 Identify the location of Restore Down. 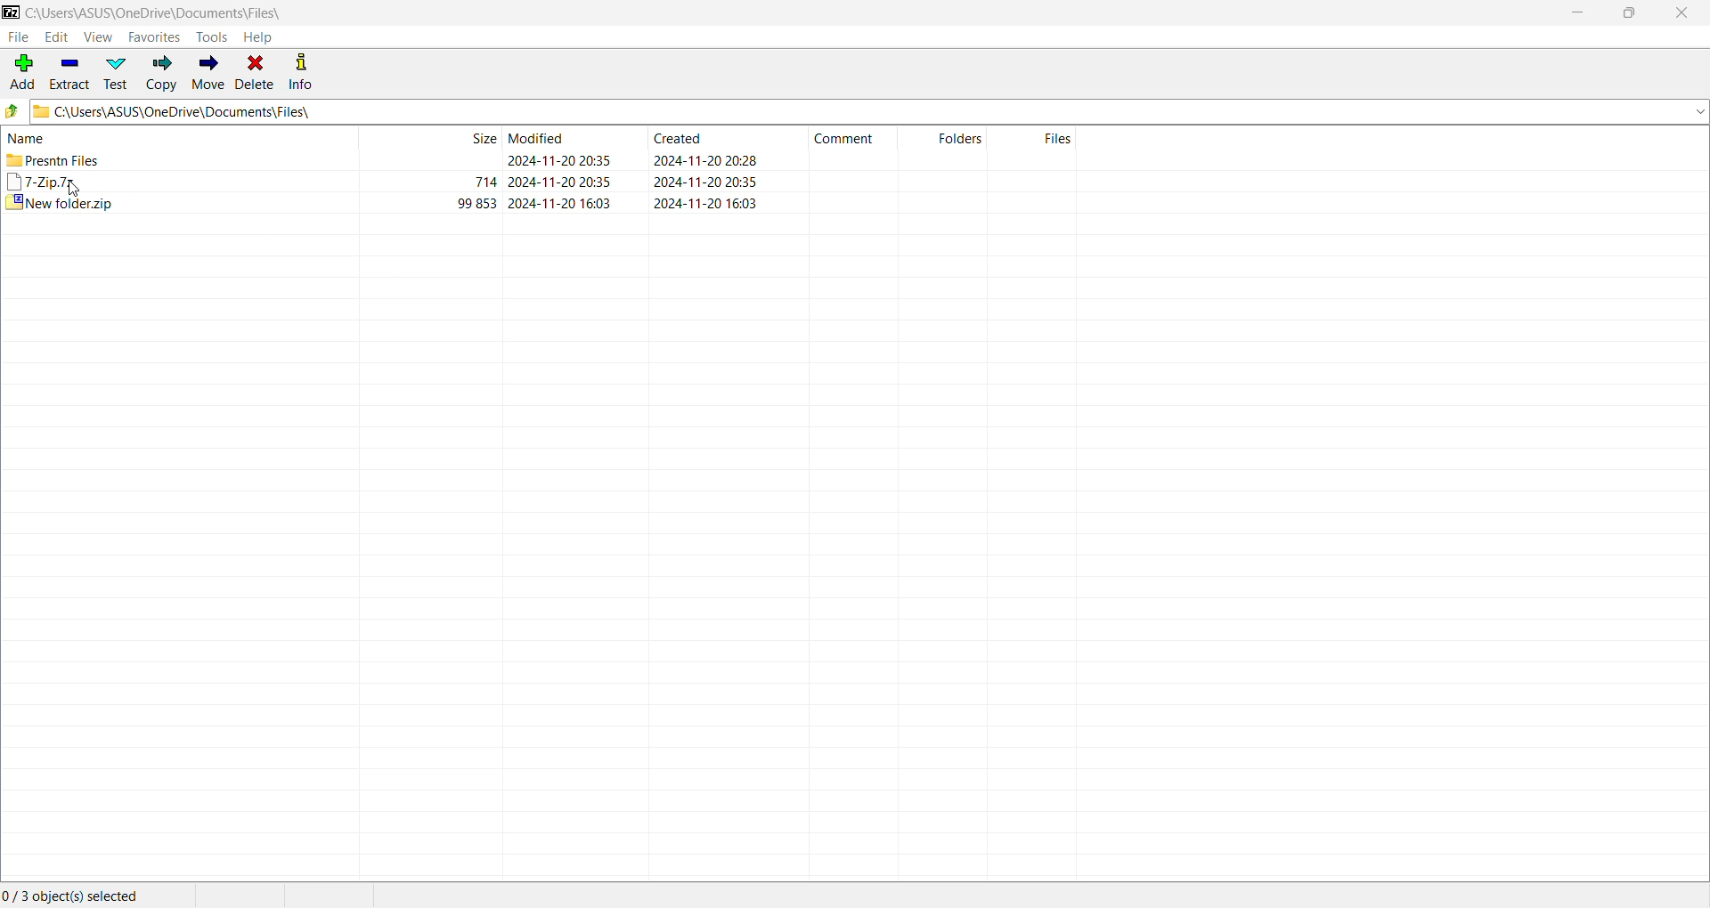
(1635, 12).